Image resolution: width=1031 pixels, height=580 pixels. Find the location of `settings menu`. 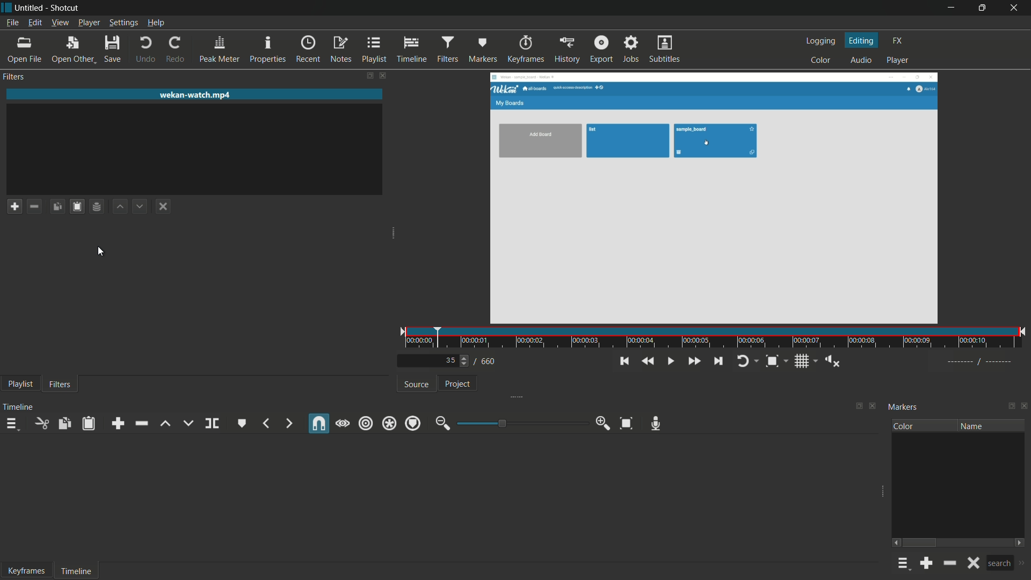

settings menu is located at coordinates (123, 23).